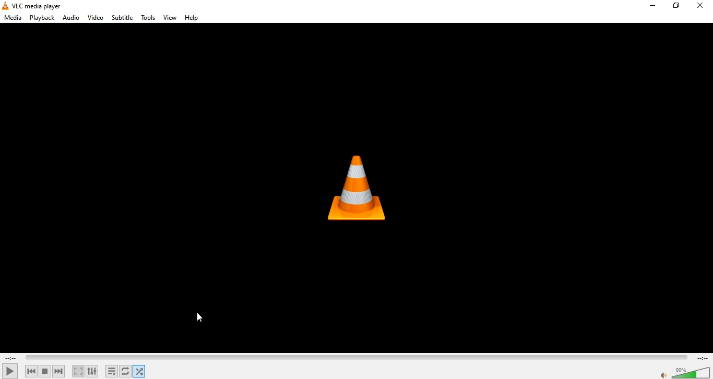 The image size is (713, 379). I want to click on close, so click(703, 6).